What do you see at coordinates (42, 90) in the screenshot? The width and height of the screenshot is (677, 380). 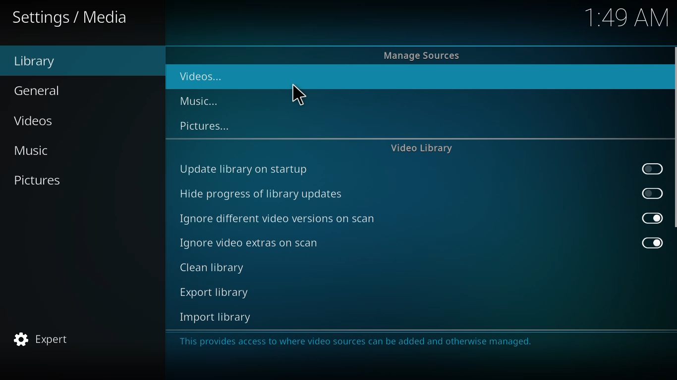 I see `general` at bounding box center [42, 90].